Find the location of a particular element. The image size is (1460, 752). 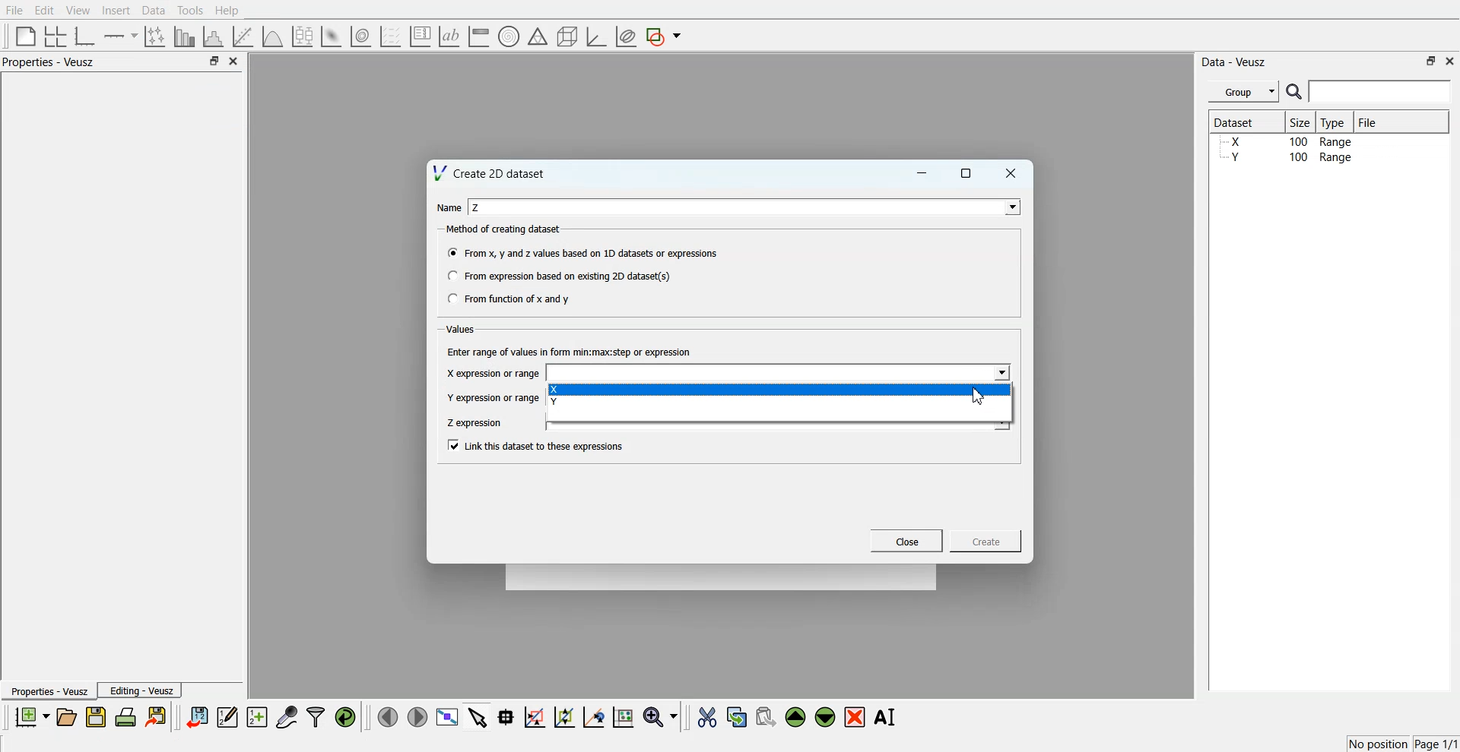

Minimize is located at coordinates (922, 173).